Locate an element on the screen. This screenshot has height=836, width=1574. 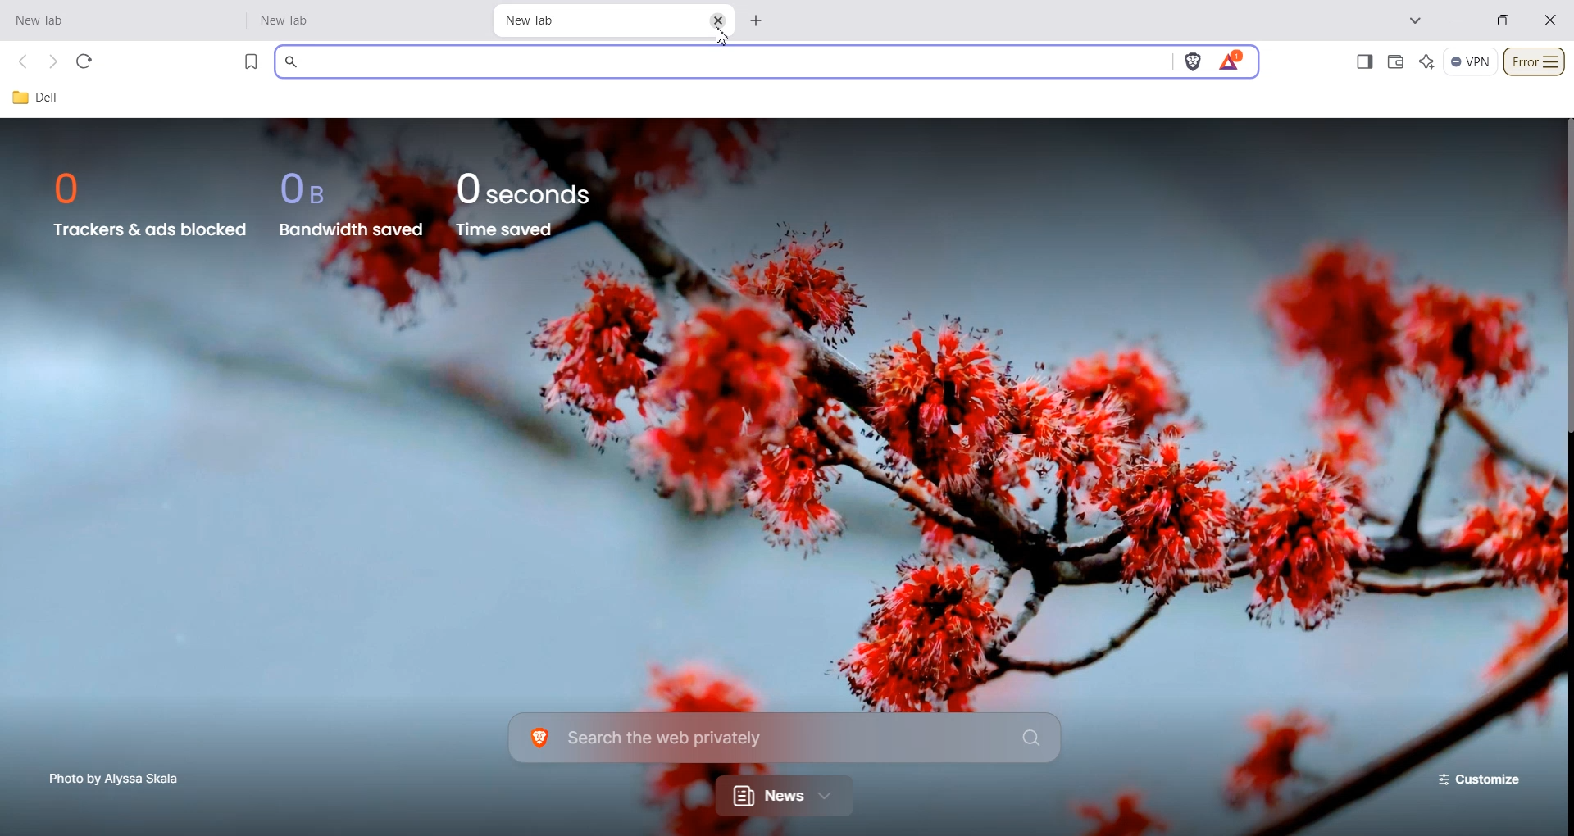
New Tab is located at coordinates (595, 21).